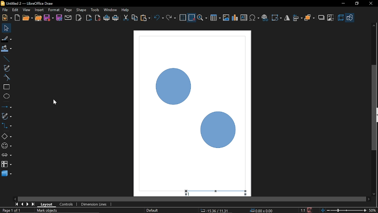 The image size is (378, 213). What do you see at coordinates (67, 9) in the screenshot?
I see `Page` at bounding box center [67, 9].